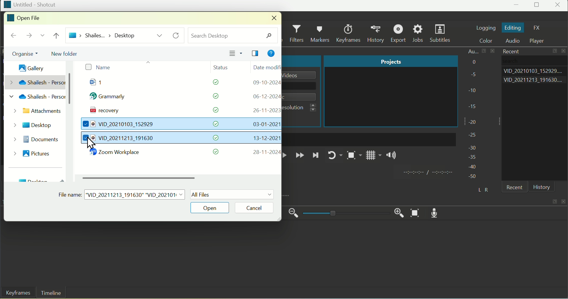 The width and height of the screenshot is (568, 299). What do you see at coordinates (418, 33) in the screenshot?
I see `Jobs` at bounding box center [418, 33].